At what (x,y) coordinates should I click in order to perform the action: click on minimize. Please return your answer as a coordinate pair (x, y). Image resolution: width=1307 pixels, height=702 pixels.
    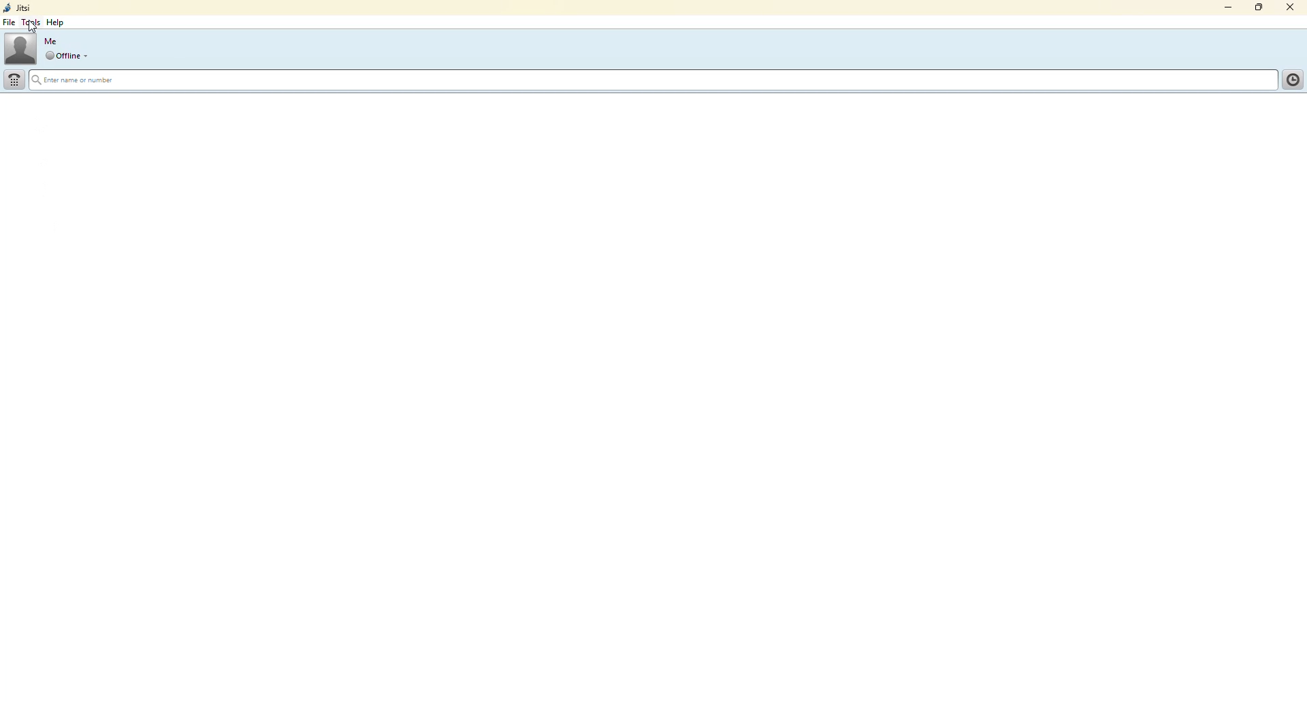
    Looking at the image, I should click on (1227, 8).